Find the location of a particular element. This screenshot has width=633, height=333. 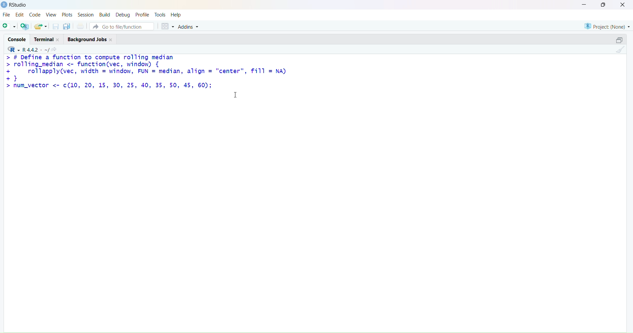

maximise is located at coordinates (603, 5).